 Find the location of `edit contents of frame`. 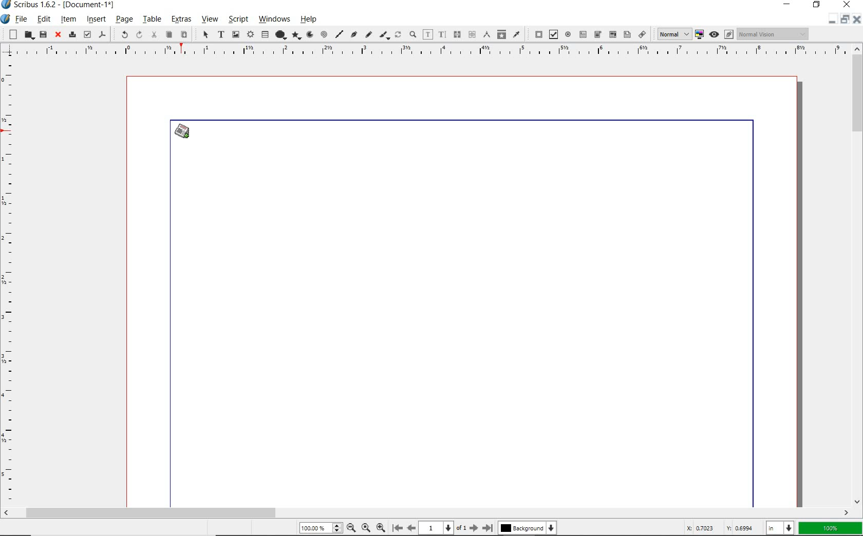

edit contents of frame is located at coordinates (428, 35).